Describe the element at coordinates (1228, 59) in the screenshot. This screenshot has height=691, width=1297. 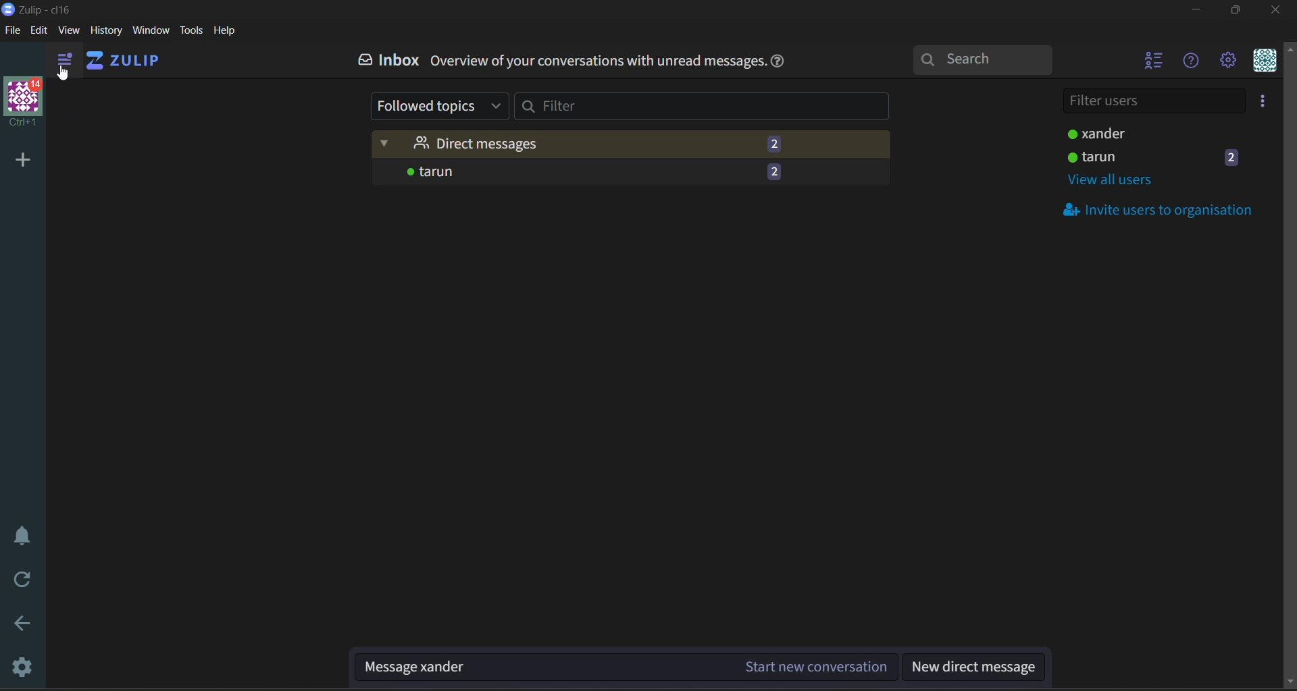
I see `settings` at that location.